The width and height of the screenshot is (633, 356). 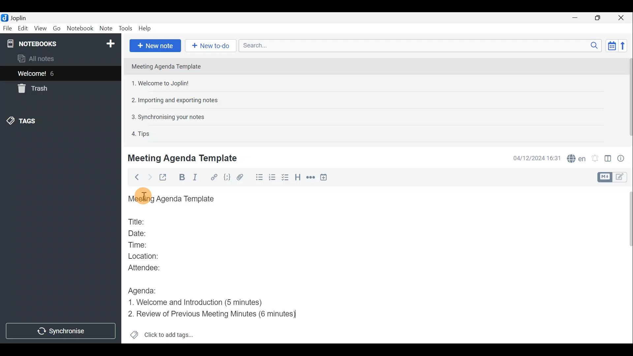 I want to click on Welcome!, so click(x=32, y=74).